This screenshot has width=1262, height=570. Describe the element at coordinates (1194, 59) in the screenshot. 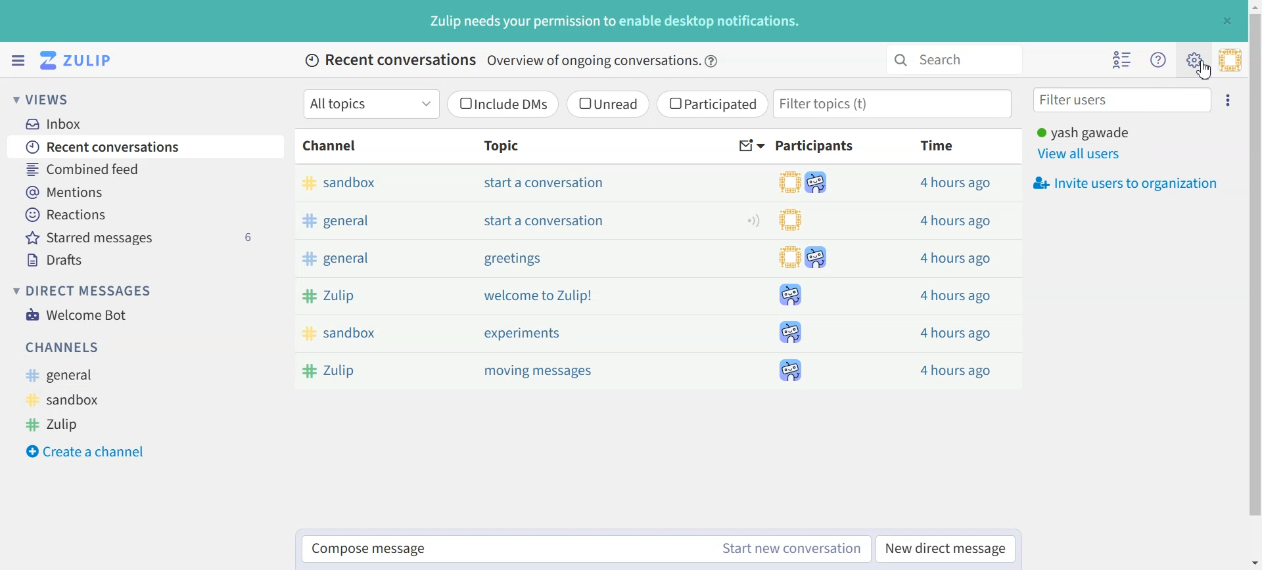

I see `Main menu` at that location.